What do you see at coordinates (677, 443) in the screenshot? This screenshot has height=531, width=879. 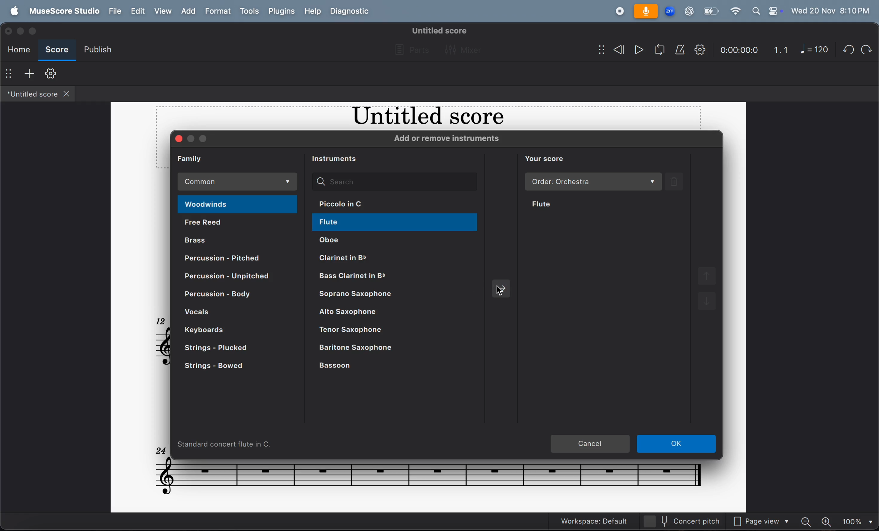 I see `ok` at bounding box center [677, 443].